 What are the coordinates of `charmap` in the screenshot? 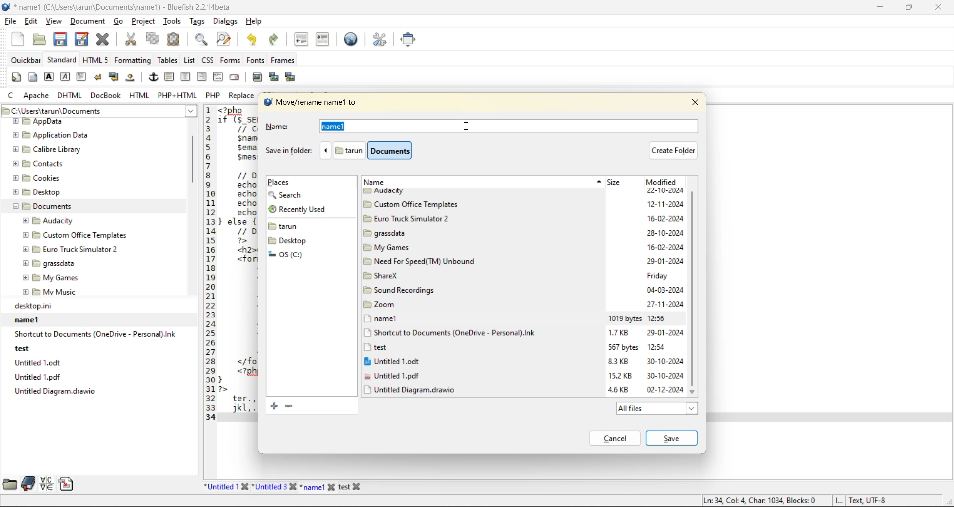 It's located at (47, 484).